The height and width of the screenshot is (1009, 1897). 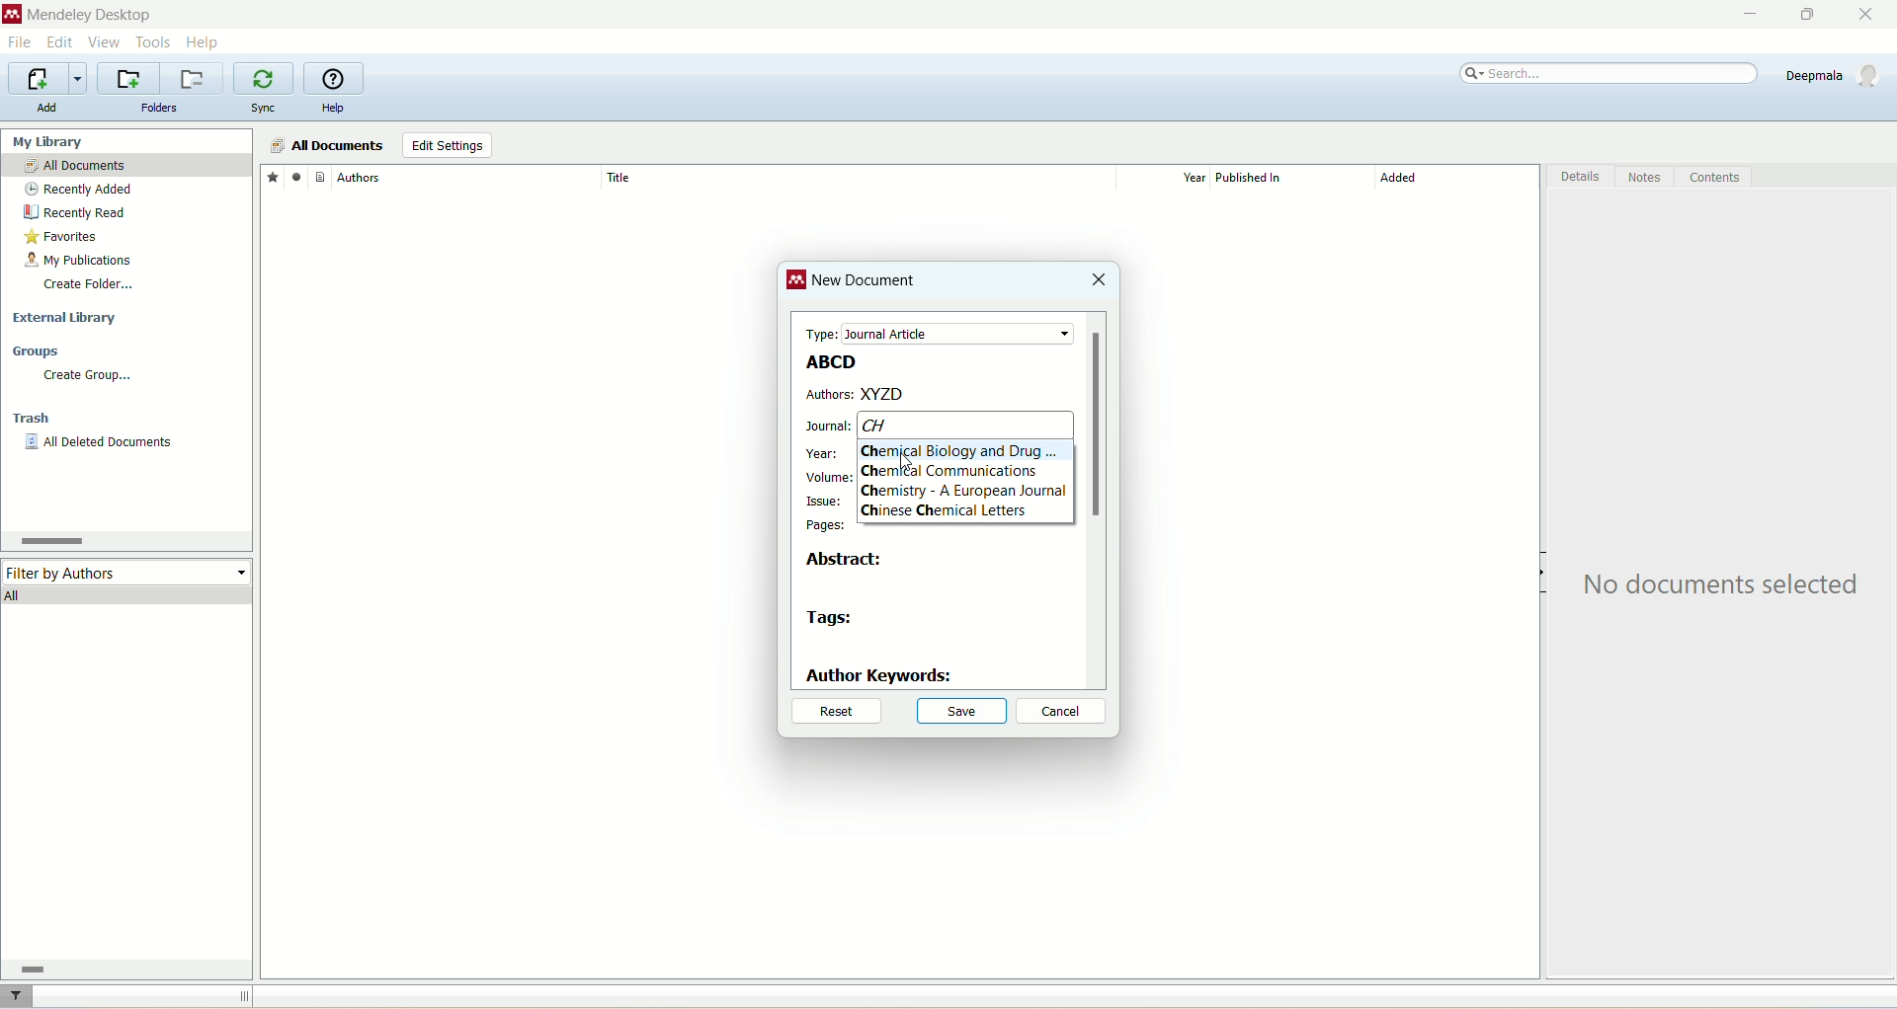 I want to click on all documents, so click(x=326, y=146).